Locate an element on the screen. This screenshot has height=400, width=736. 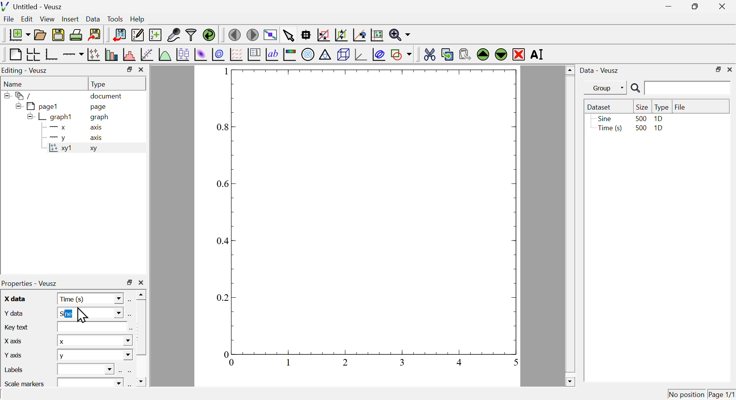
cursor is located at coordinates (82, 314).